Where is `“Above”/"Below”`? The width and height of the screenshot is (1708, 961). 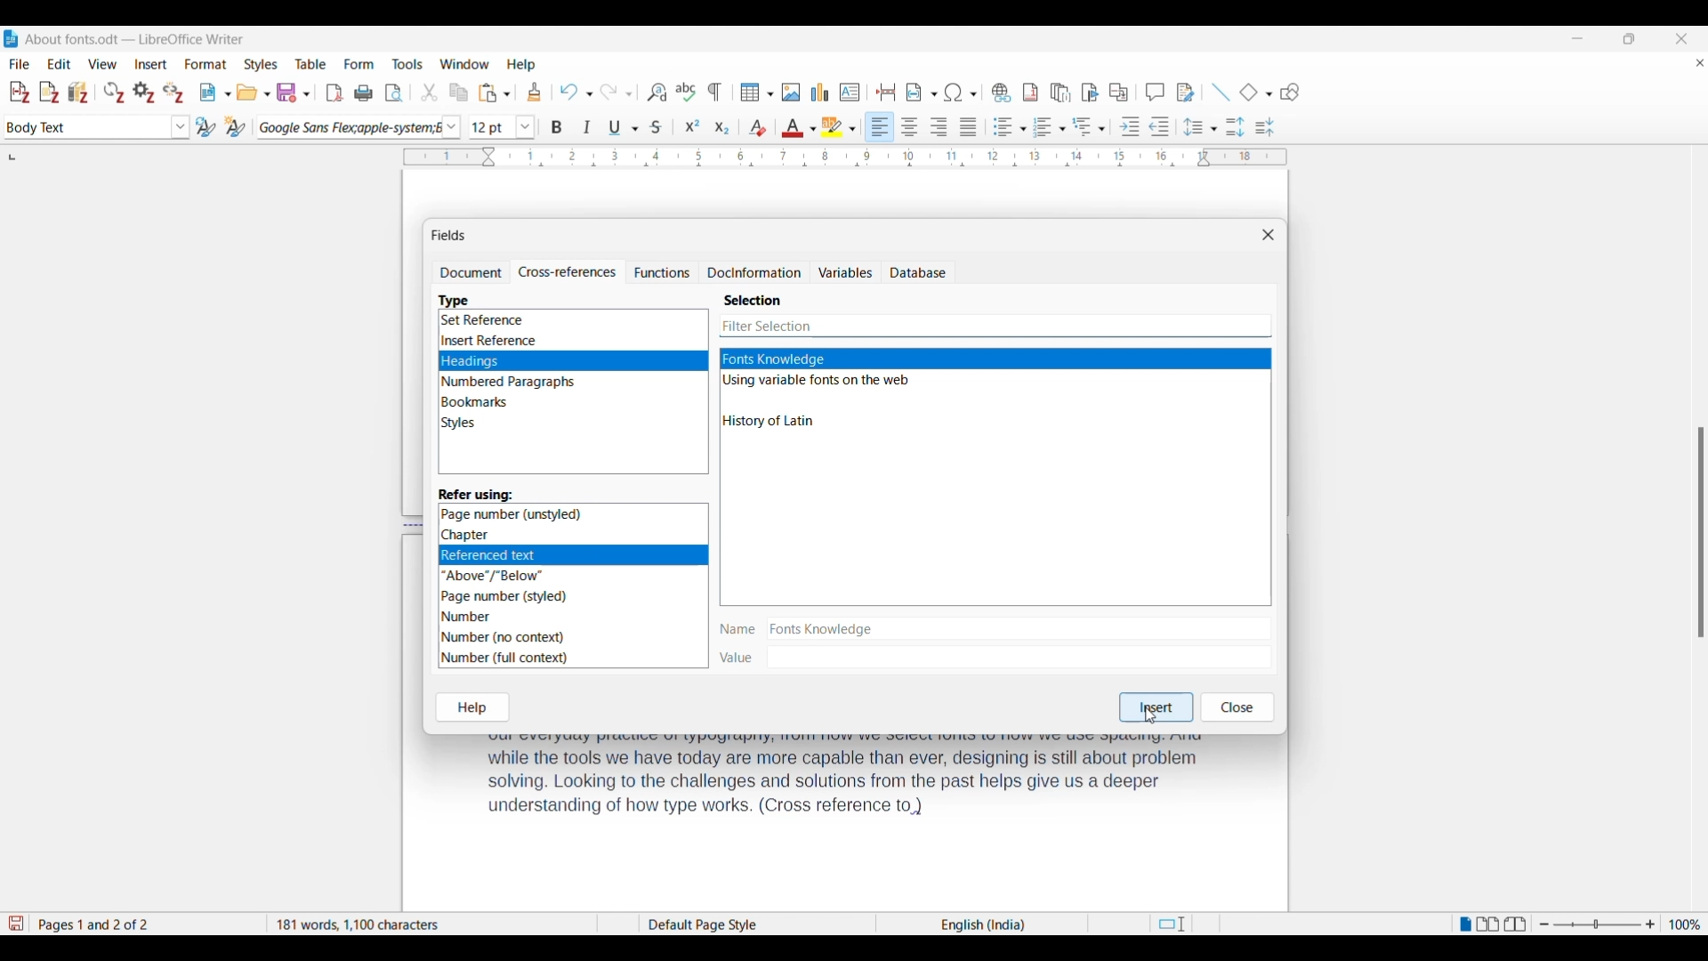 “Above”/"Below” is located at coordinates (494, 575).